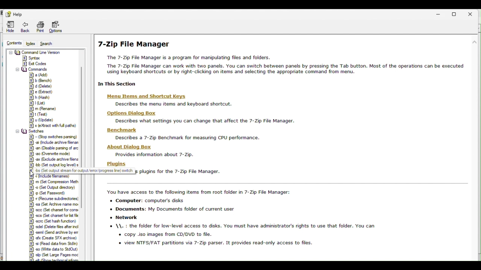 The image size is (481, 270). What do you see at coordinates (181, 172) in the screenshot?
I see `Describes plugins for the 7-Zip File Manager.` at bounding box center [181, 172].